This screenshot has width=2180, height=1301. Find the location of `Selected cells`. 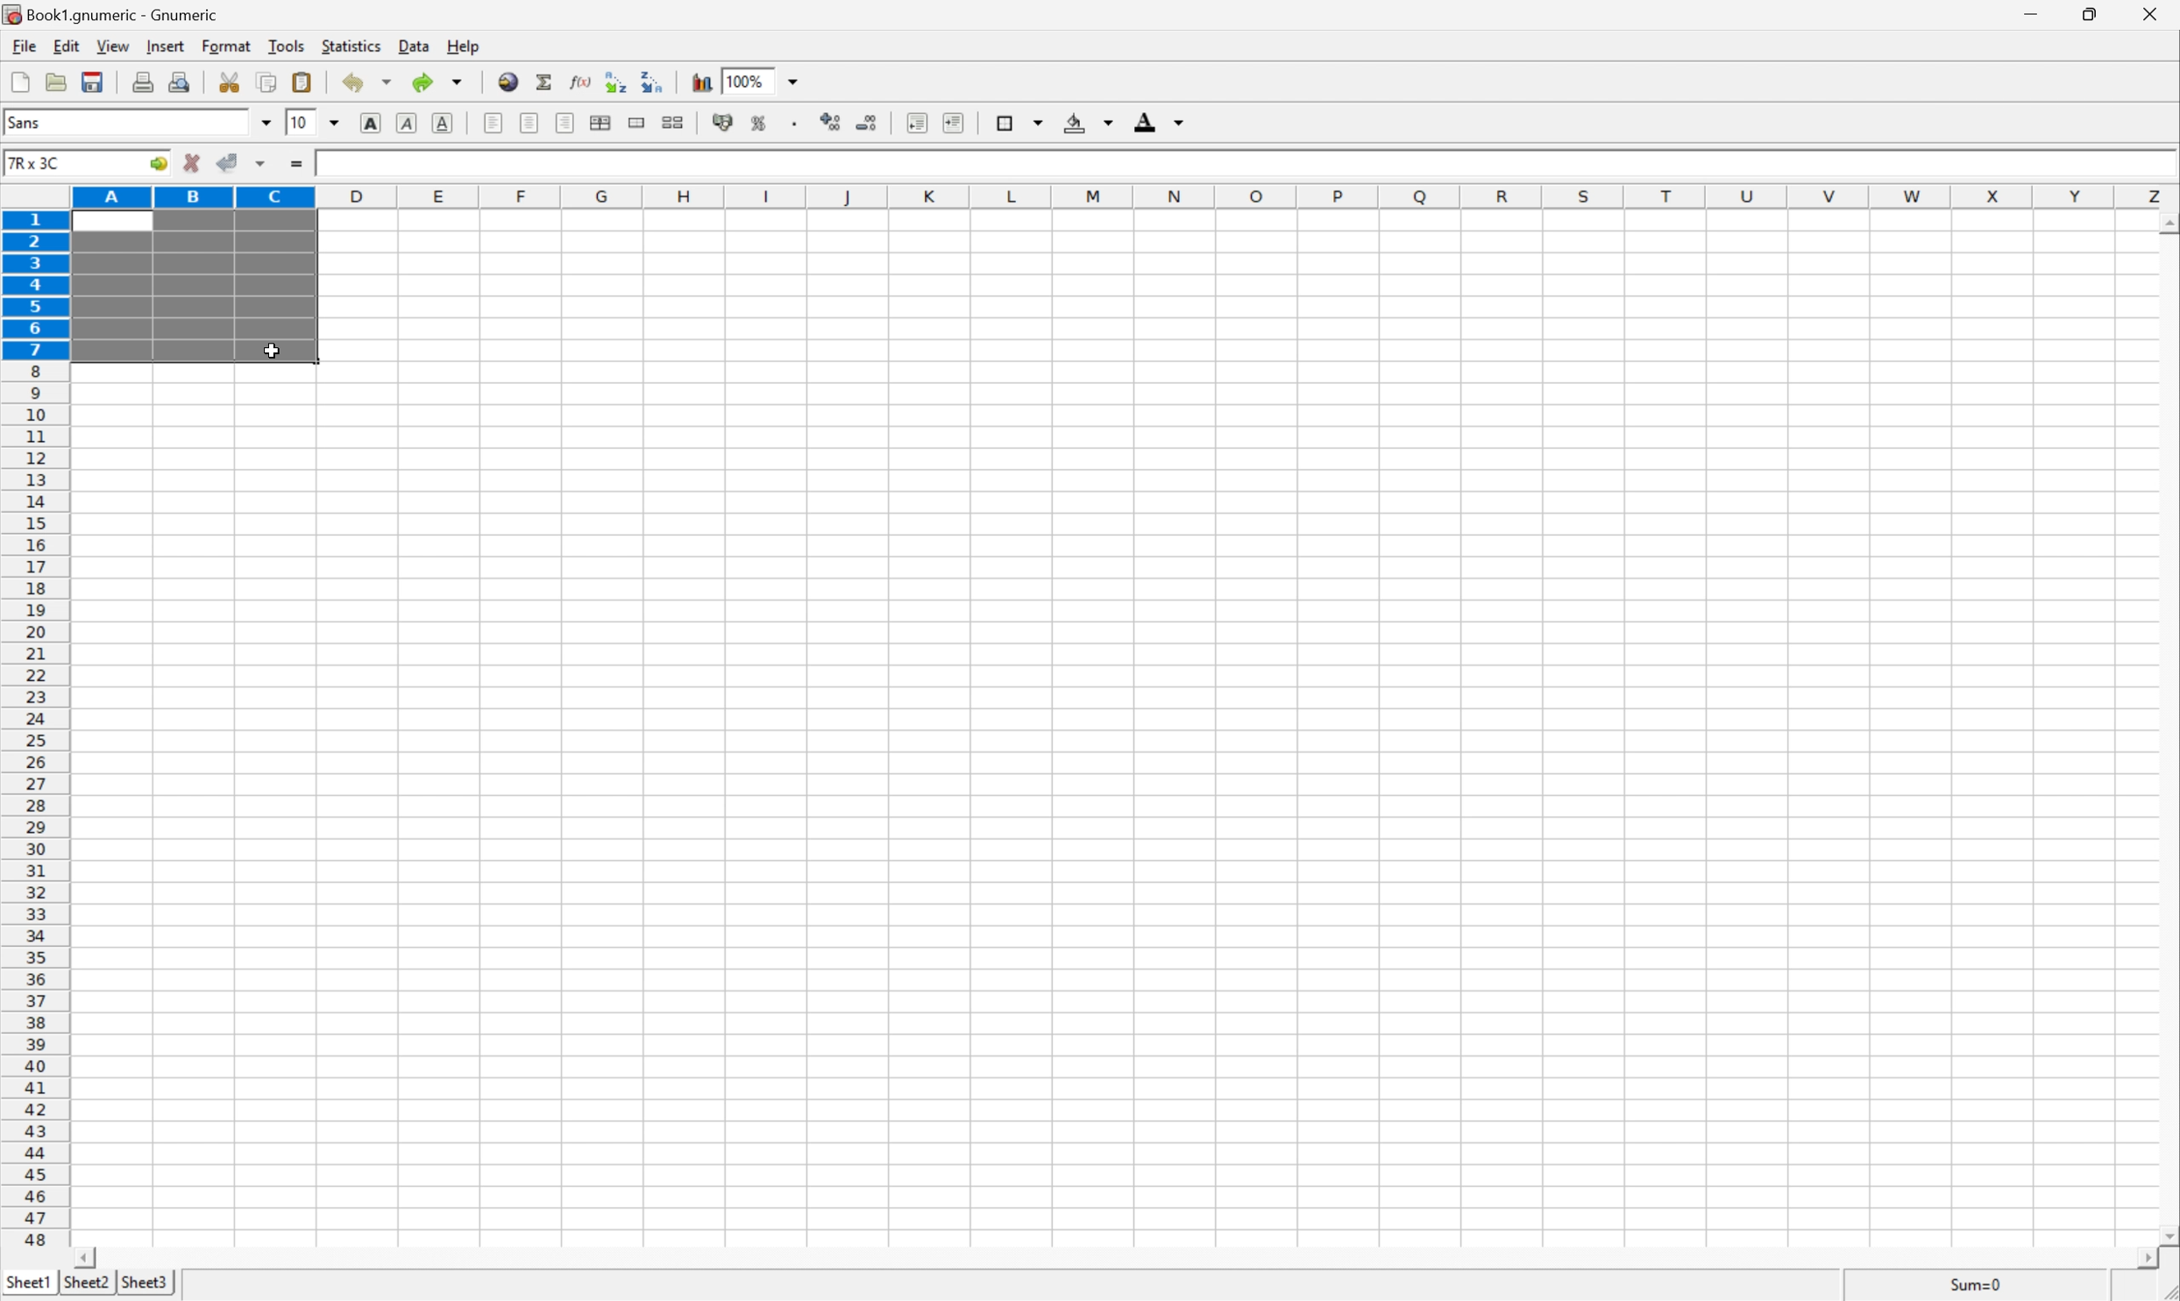

Selected cells is located at coordinates (192, 288).